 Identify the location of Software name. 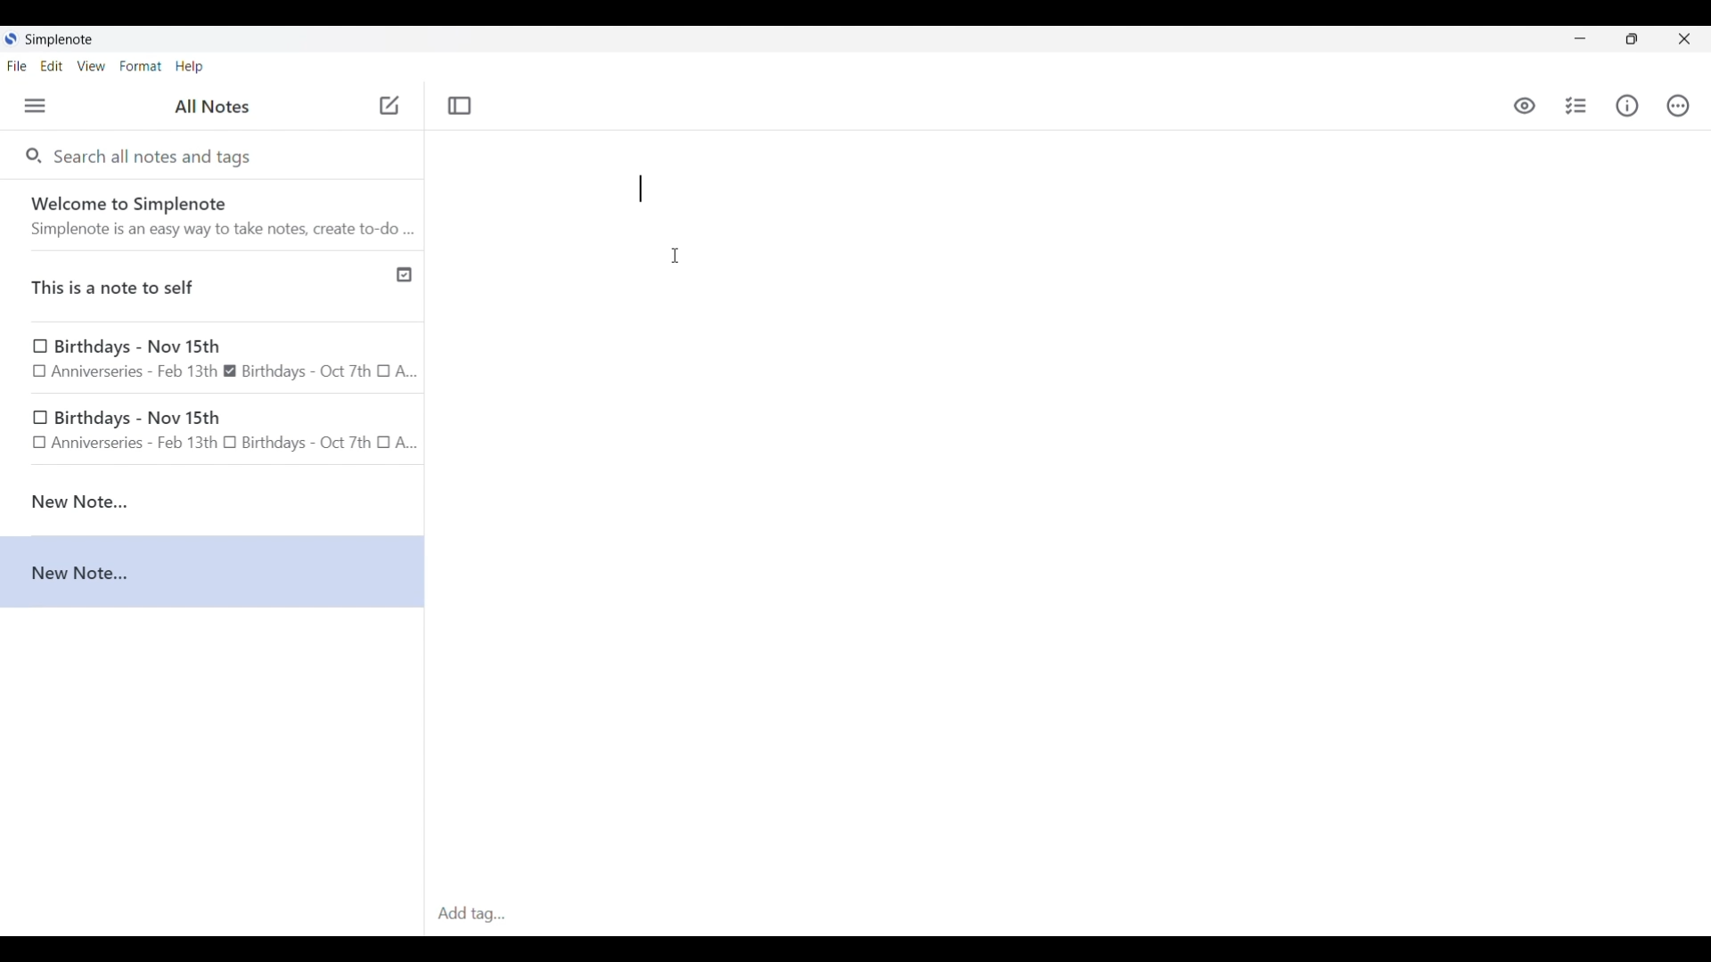
(61, 40).